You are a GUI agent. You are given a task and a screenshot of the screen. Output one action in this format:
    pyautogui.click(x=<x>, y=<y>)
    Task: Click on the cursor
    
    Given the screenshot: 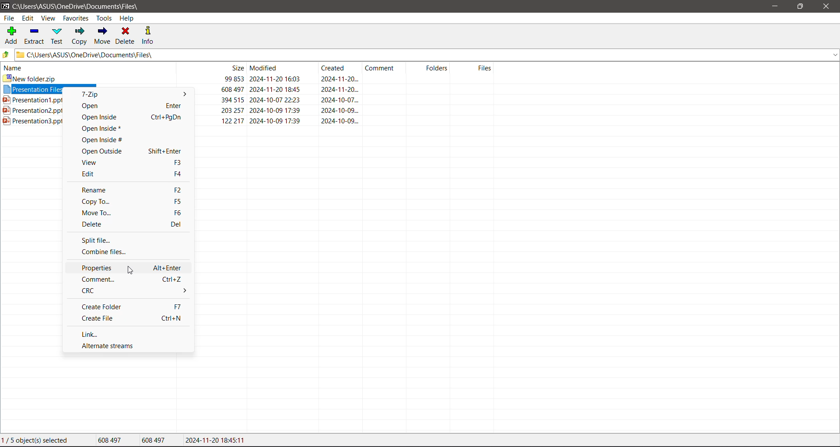 What is the action you would take?
    pyautogui.click(x=130, y=270)
    